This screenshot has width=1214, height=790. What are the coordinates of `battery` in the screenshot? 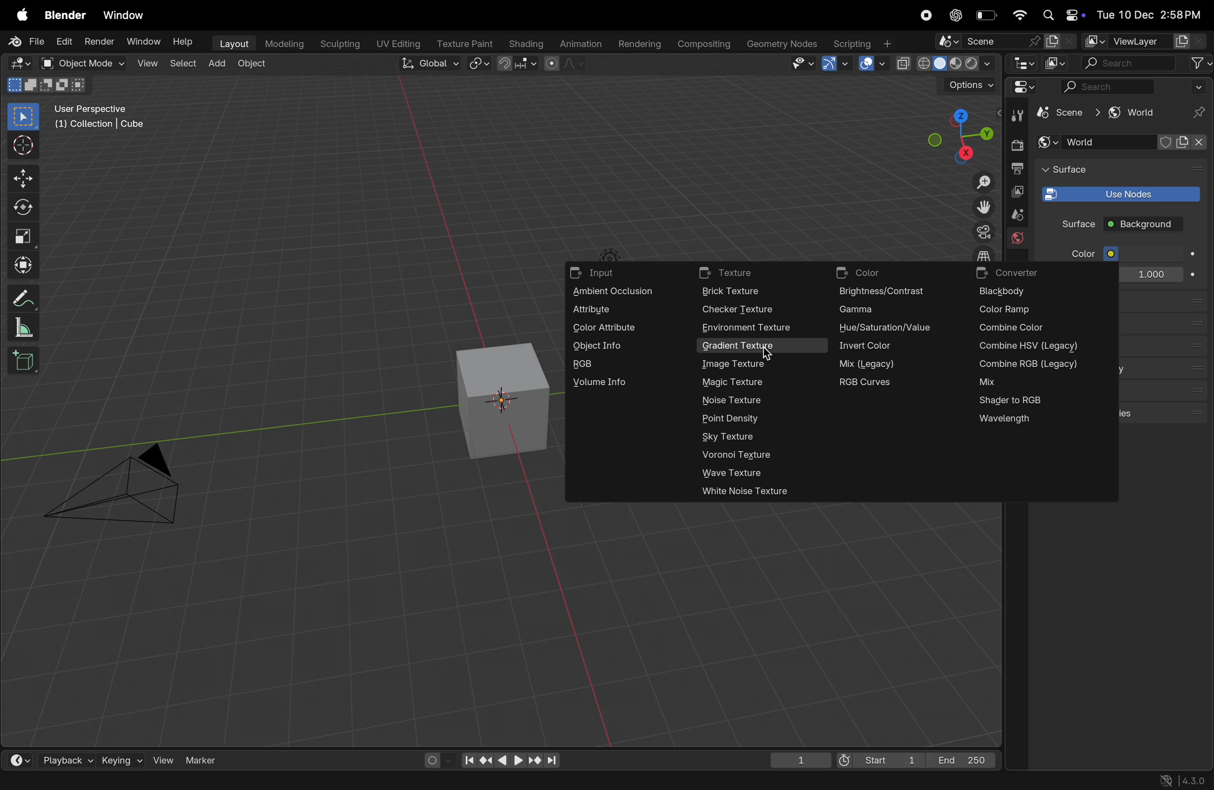 It's located at (987, 15).